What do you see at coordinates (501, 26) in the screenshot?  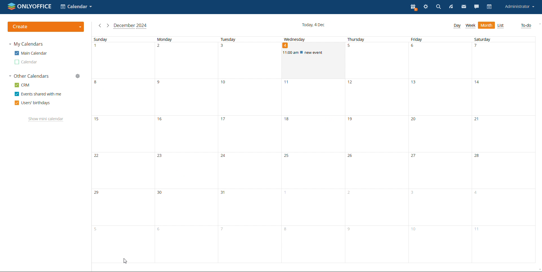 I see `month view` at bounding box center [501, 26].